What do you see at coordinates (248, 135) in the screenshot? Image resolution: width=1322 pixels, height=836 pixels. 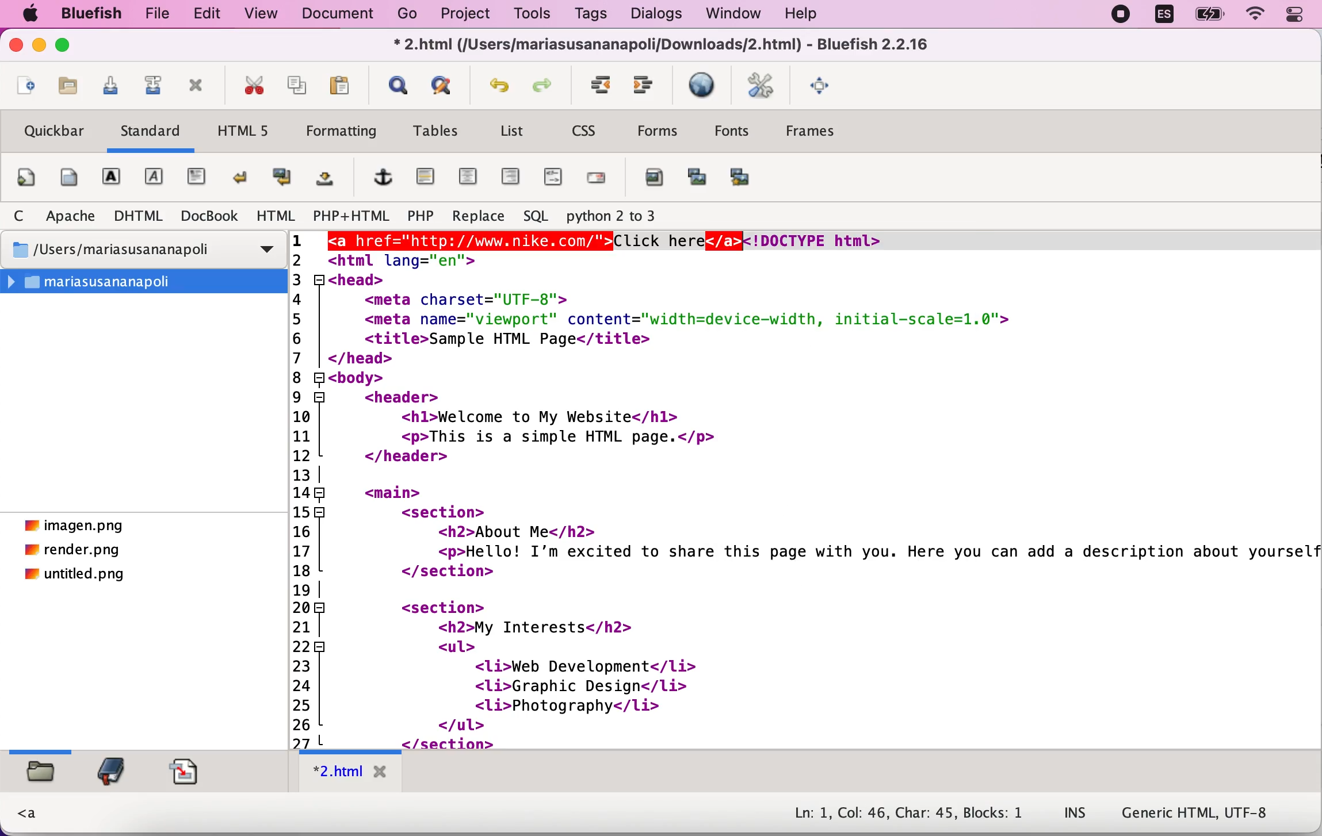 I see `html5` at bounding box center [248, 135].